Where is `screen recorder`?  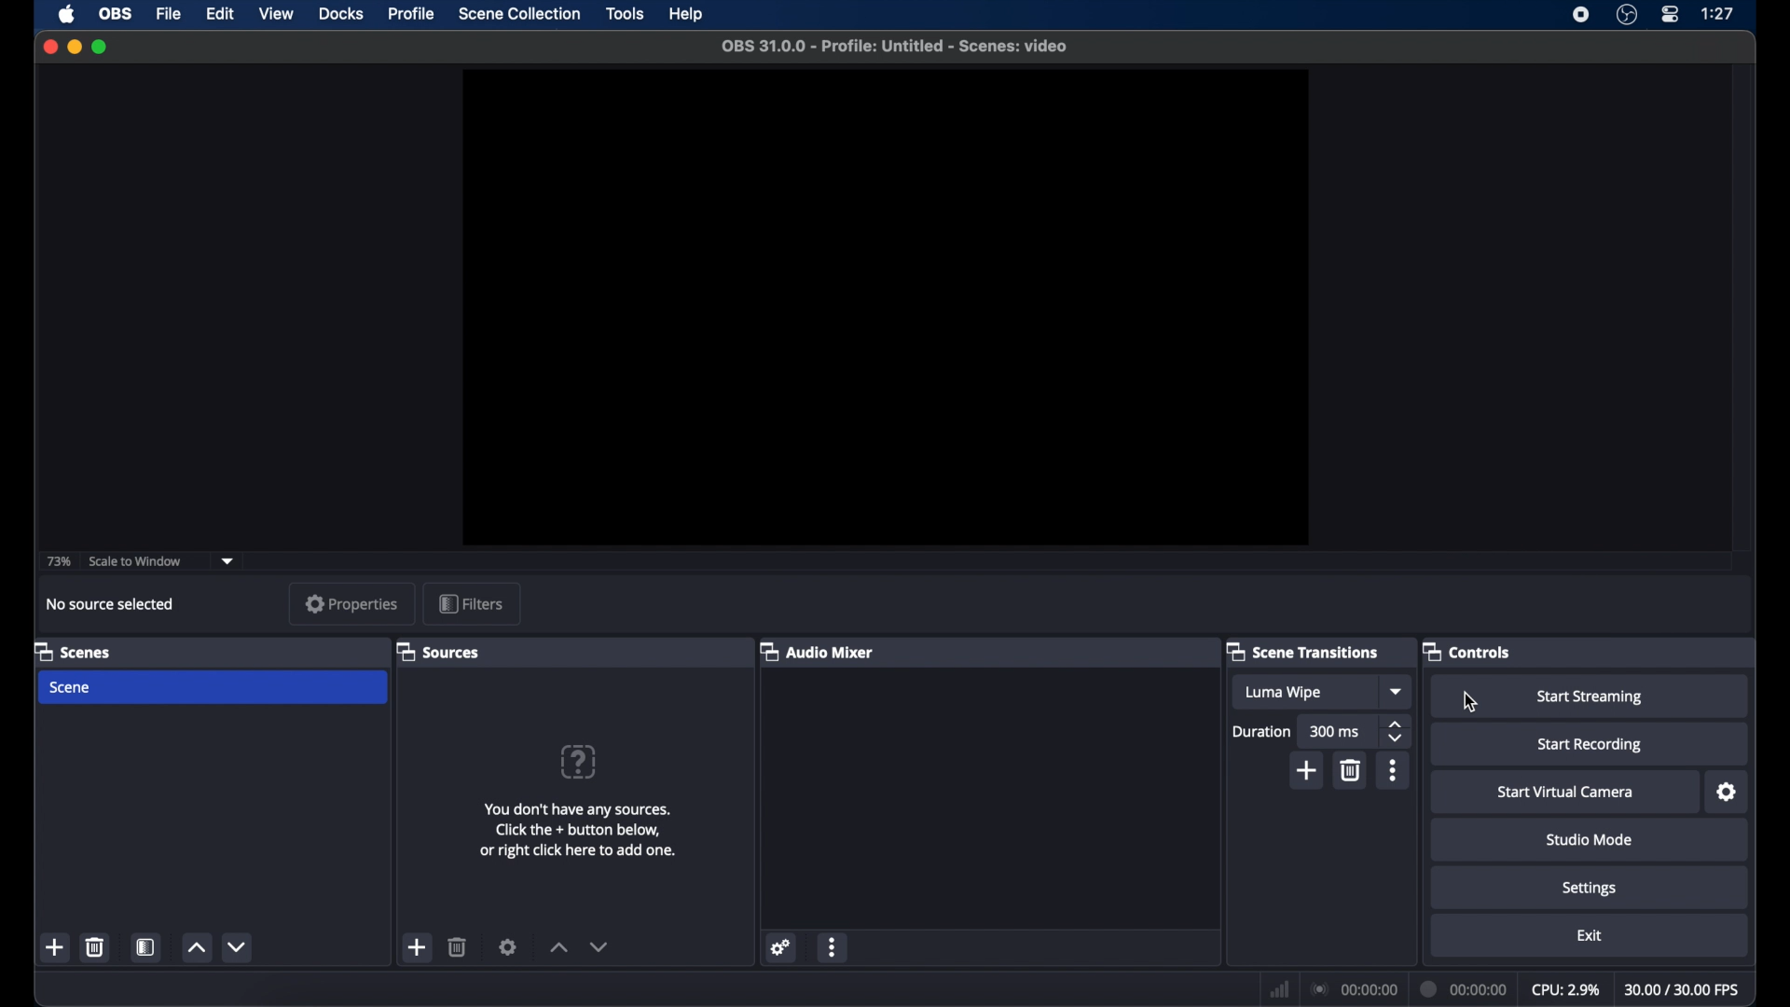
screen recorder is located at coordinates (1578, 16).